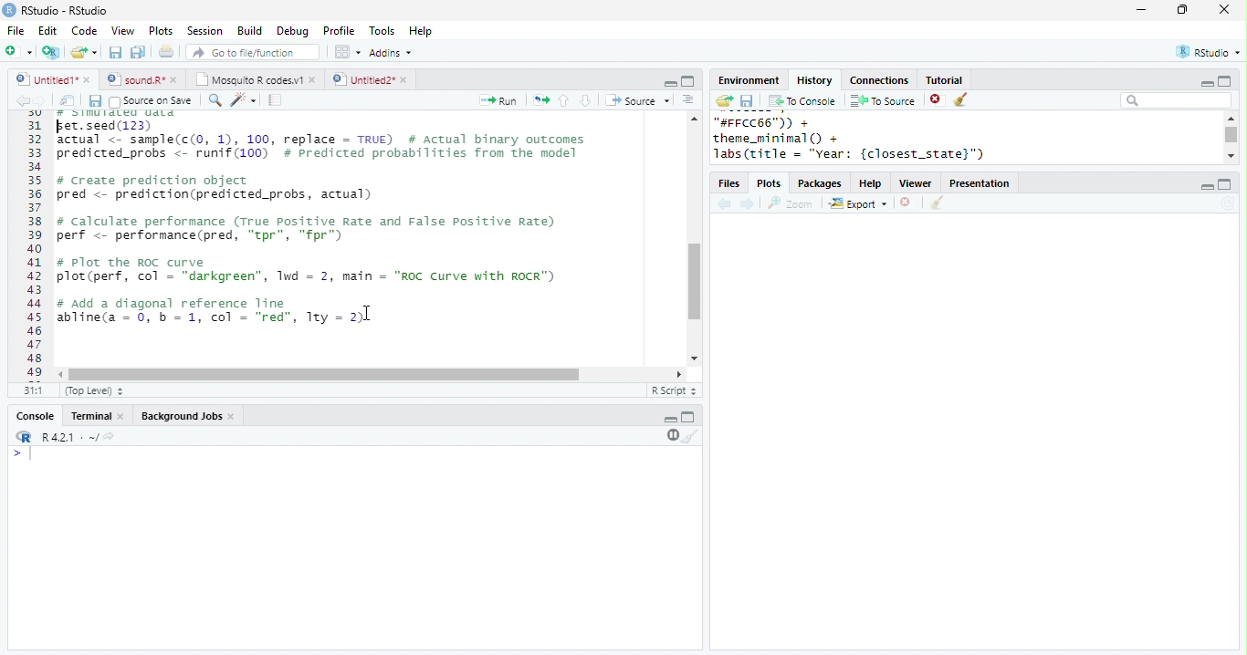 This screenshot has height=655, width=1247. Describe the element at coordinates (362, 78) in the screenshot. I see `Untitled 2` at that location.